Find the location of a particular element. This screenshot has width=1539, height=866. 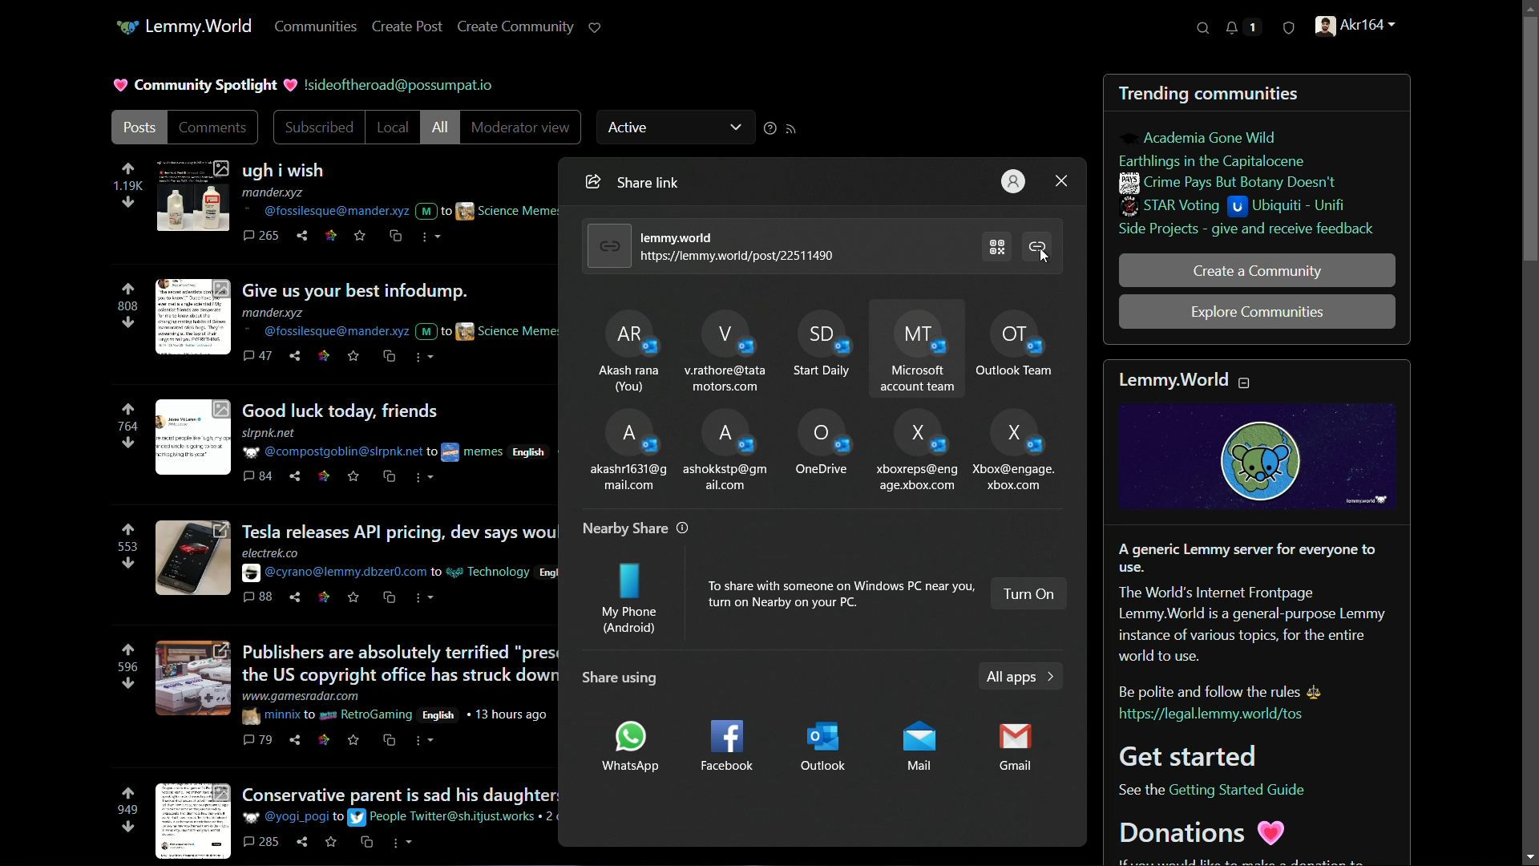

facebook is located at coordinates (725, 747).